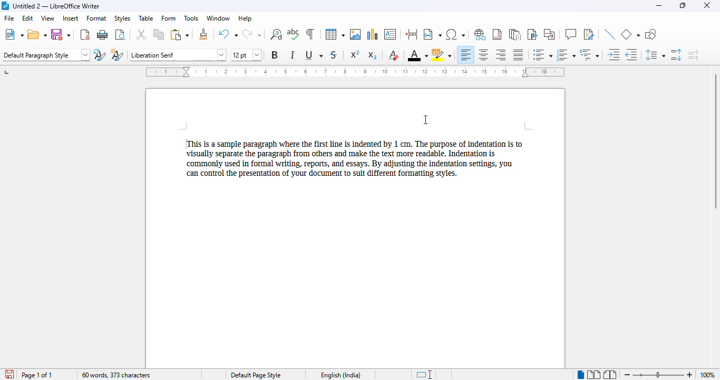 The width and height of the screenshot is (720, 380). I want to click on format, so click(96, 18).